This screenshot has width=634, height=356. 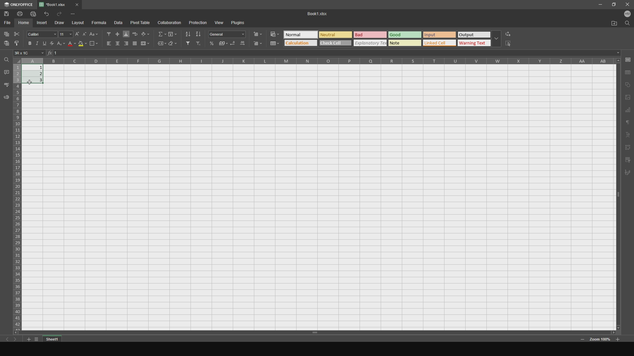 I want to click on minimize, so click(x=600, y=5).